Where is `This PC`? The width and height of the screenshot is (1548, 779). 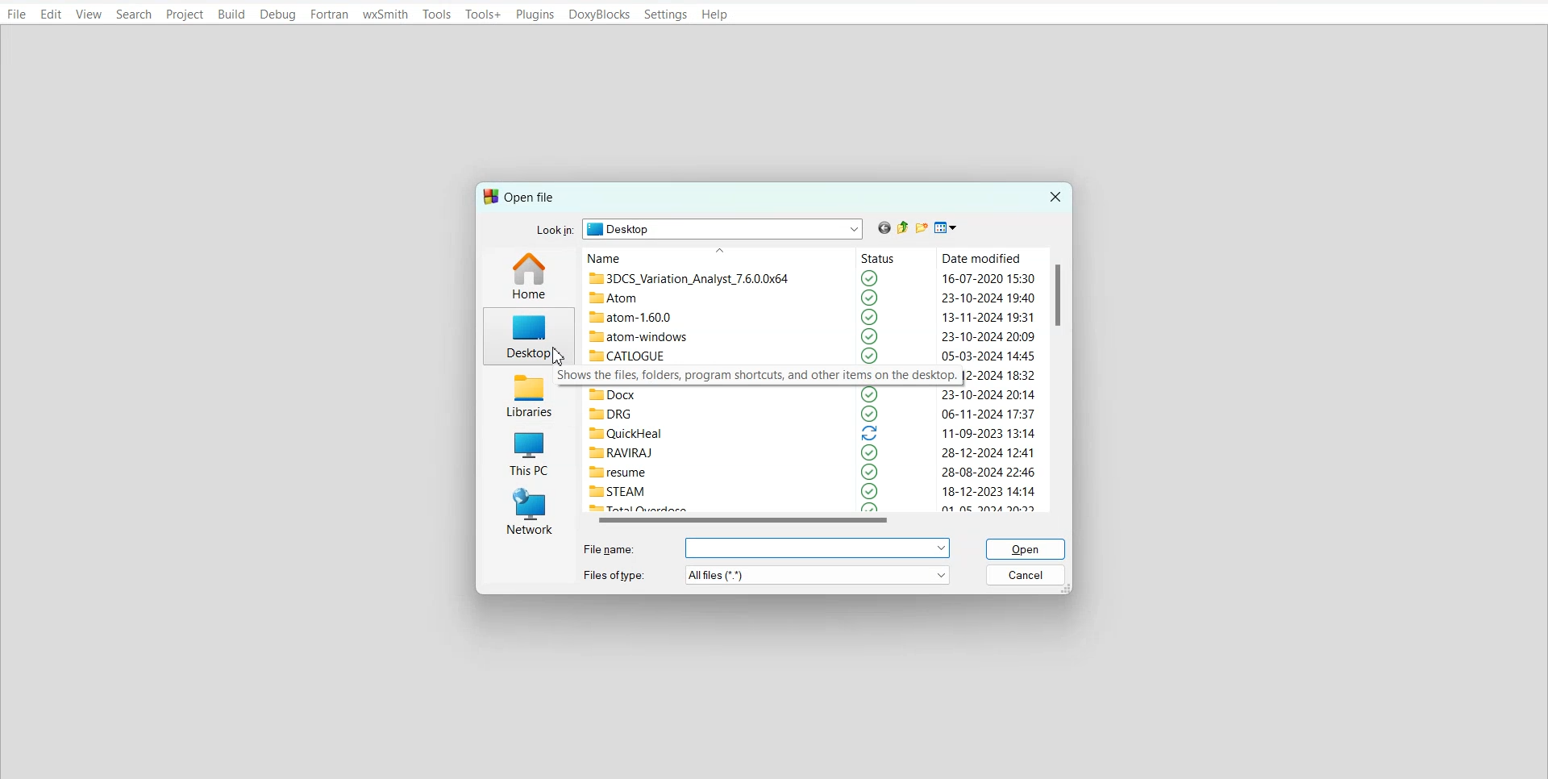 This PC is located at coordinates (525, 453).